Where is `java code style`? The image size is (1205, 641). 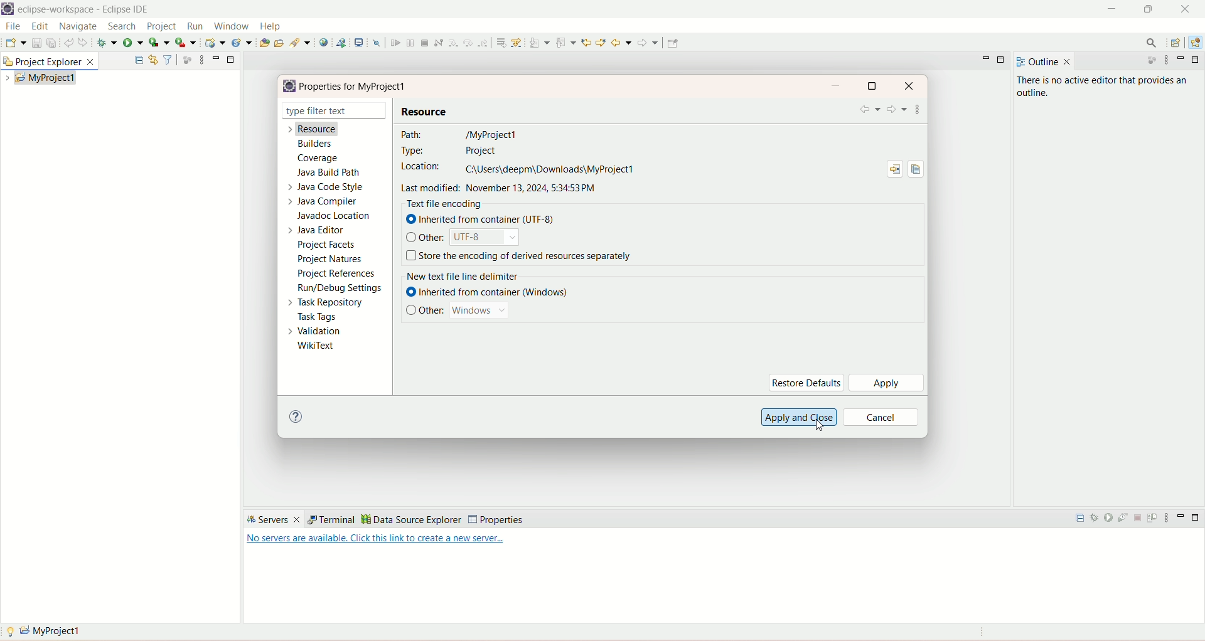
java code style is located at coordinates (323, 187).